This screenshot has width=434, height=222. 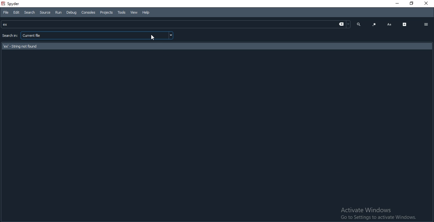 What do you see at coordinates (106, 13) in the screenshot?
I see `Projects` at bounding box center [106, 13].